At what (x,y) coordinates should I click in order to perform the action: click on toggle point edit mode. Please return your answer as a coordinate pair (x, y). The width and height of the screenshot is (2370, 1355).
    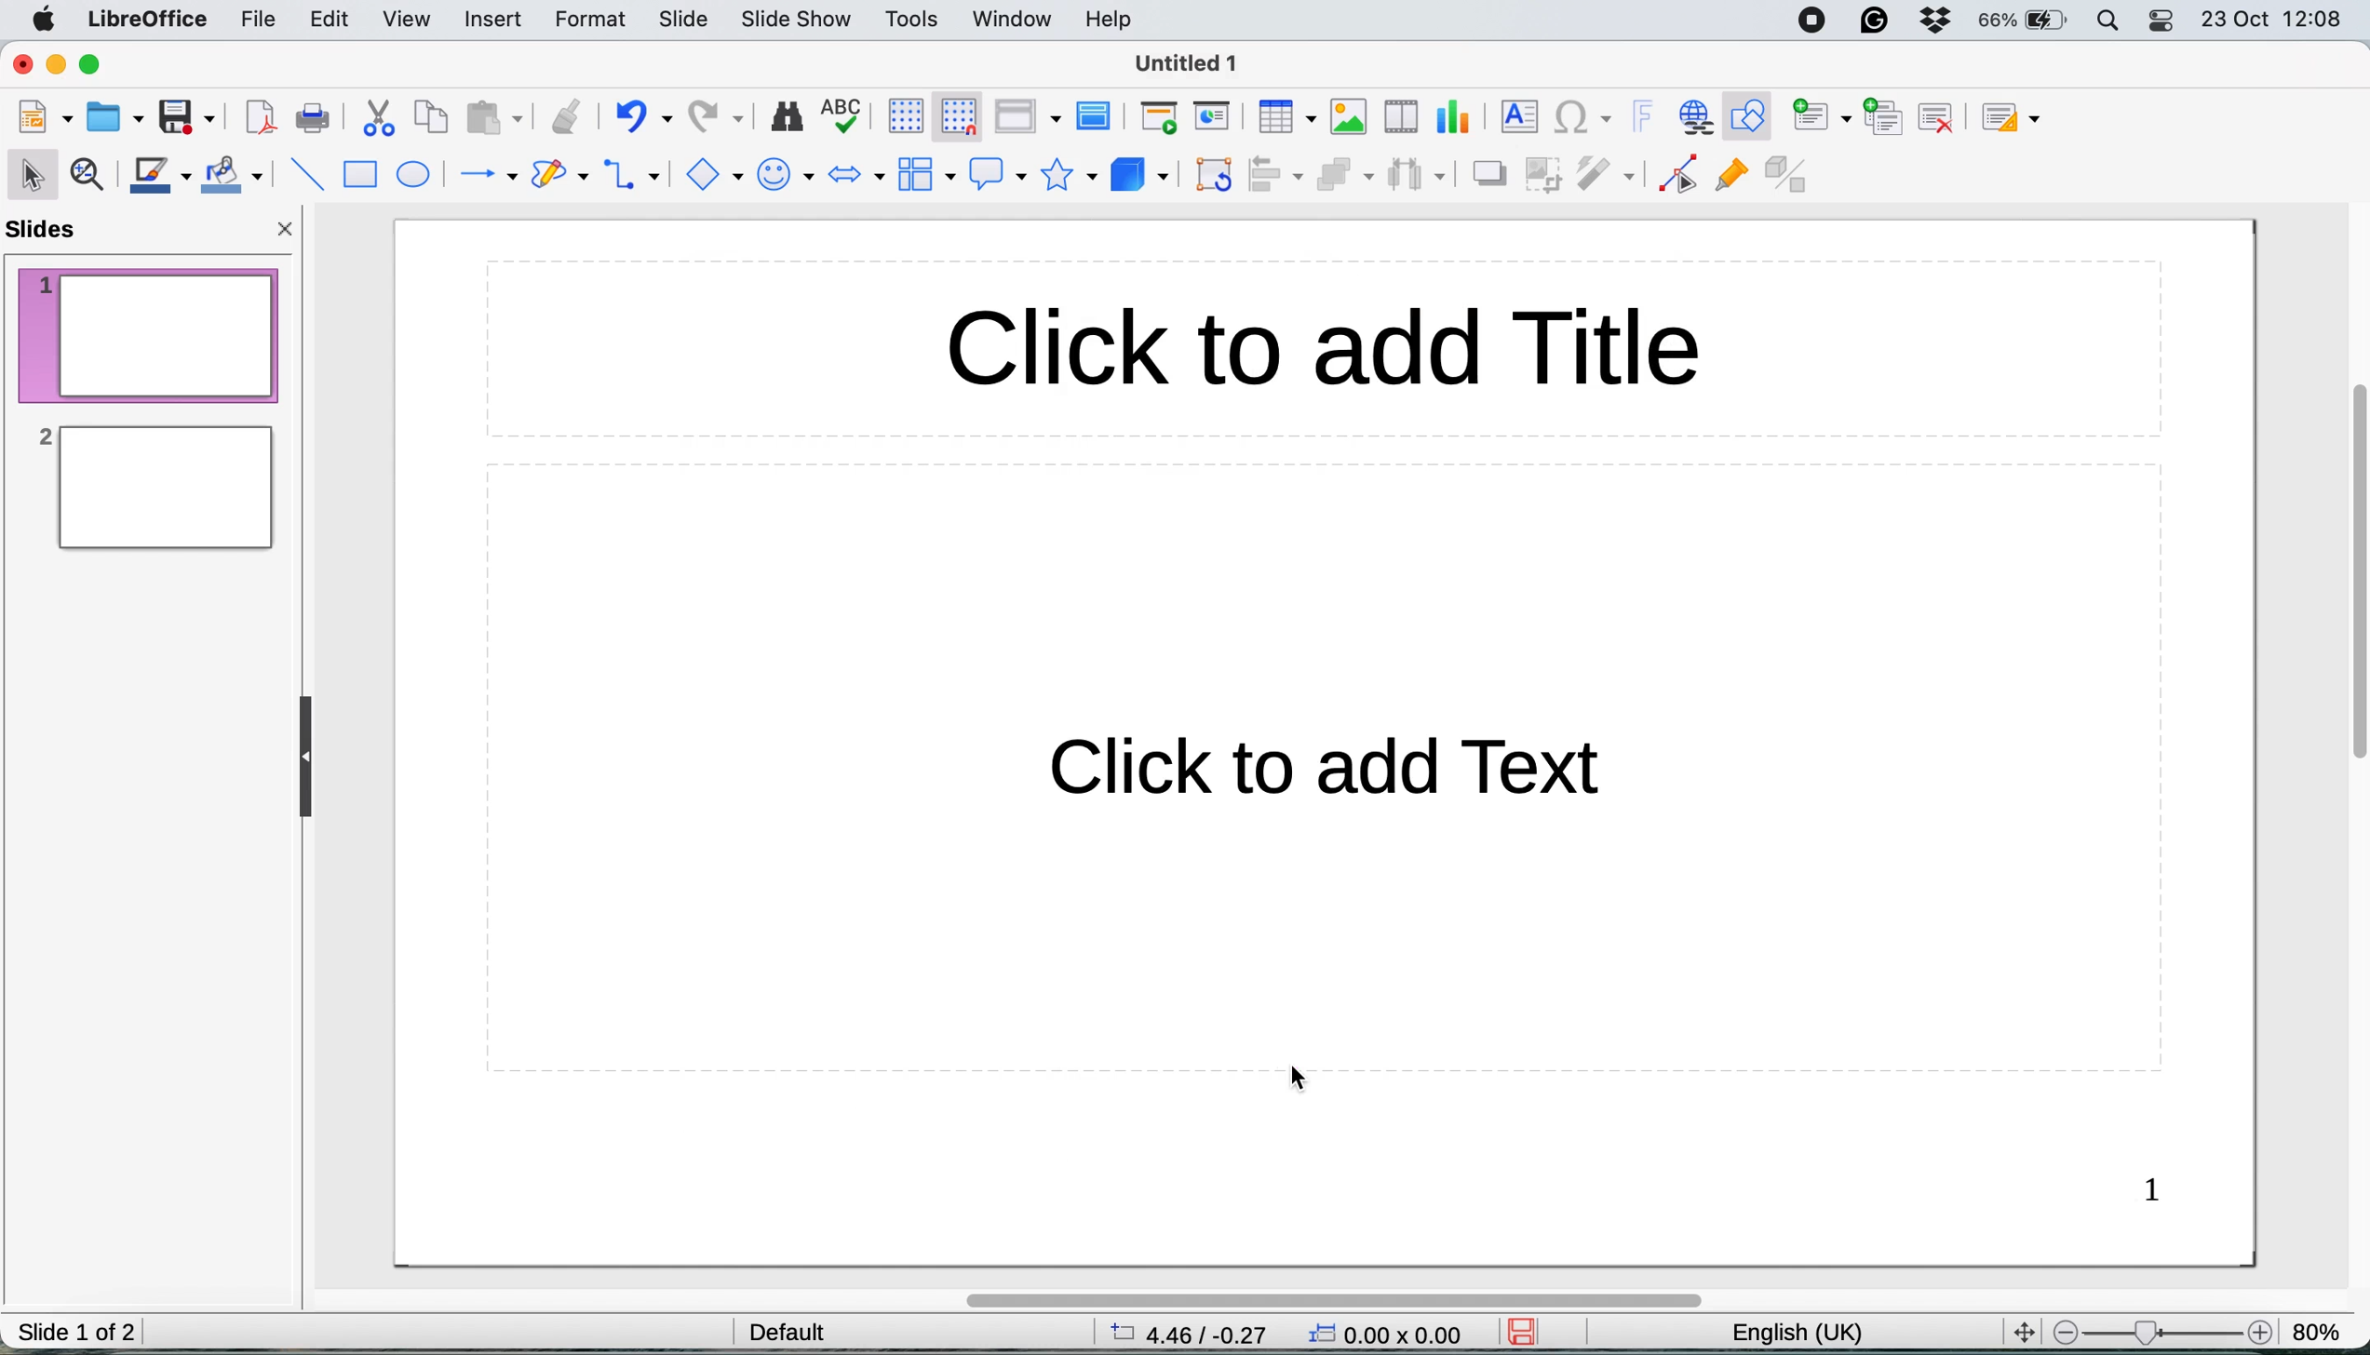
    Looking at the image, I should click on (1678, 179).